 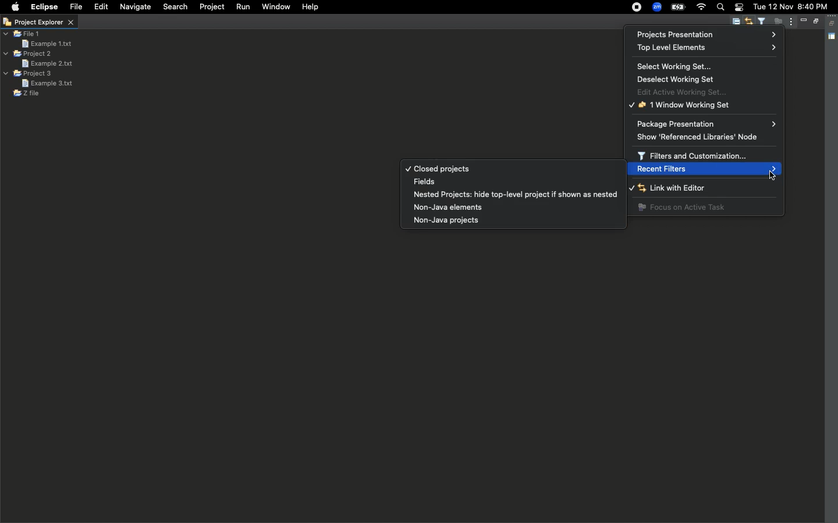 I want to click on Show referenced libraries node, so click(x=704, y=137).